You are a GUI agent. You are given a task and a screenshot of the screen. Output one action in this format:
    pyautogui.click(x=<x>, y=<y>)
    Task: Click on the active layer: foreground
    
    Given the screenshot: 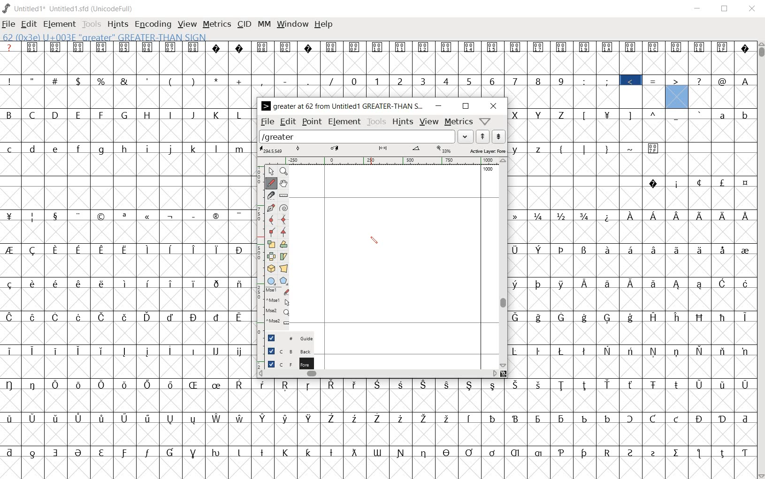 What is the action you would take?
    pyautogui.click(x=382, y=150)
    